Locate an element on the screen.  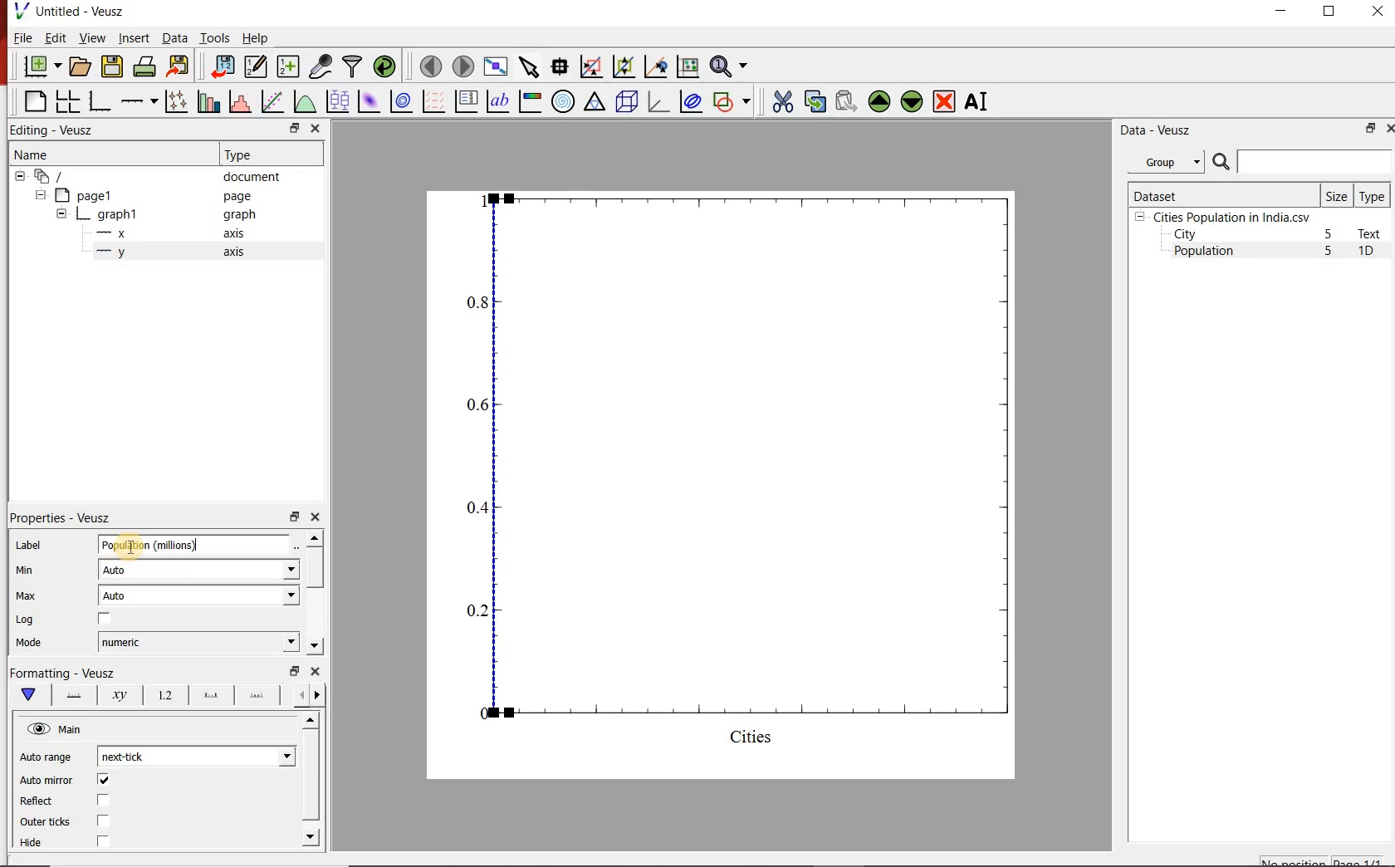
1D is located at coordinates (1373, 252).